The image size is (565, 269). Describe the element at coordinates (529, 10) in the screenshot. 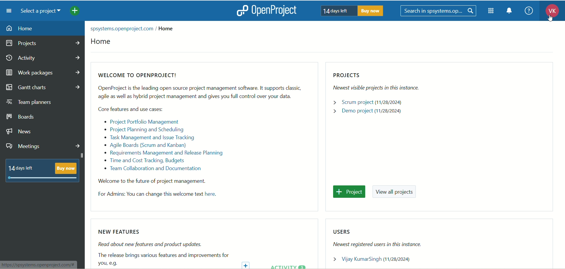

I see `help` at that location.